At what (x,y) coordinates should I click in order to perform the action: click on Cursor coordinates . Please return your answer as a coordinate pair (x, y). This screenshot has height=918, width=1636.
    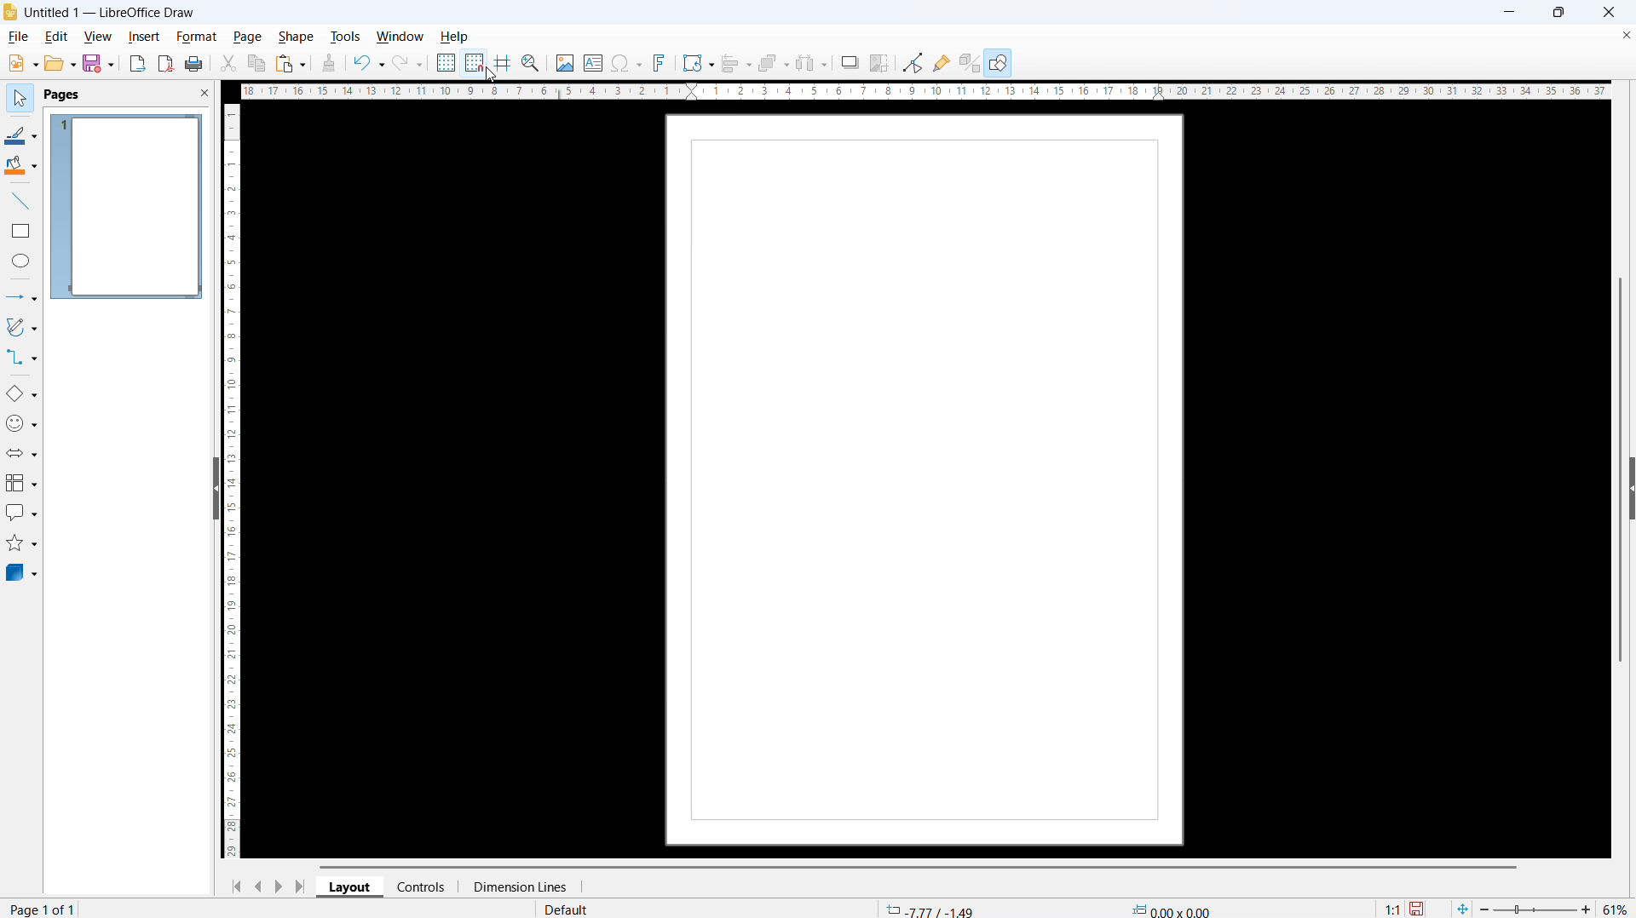
    Looking at the image, I should click on (929, 908).